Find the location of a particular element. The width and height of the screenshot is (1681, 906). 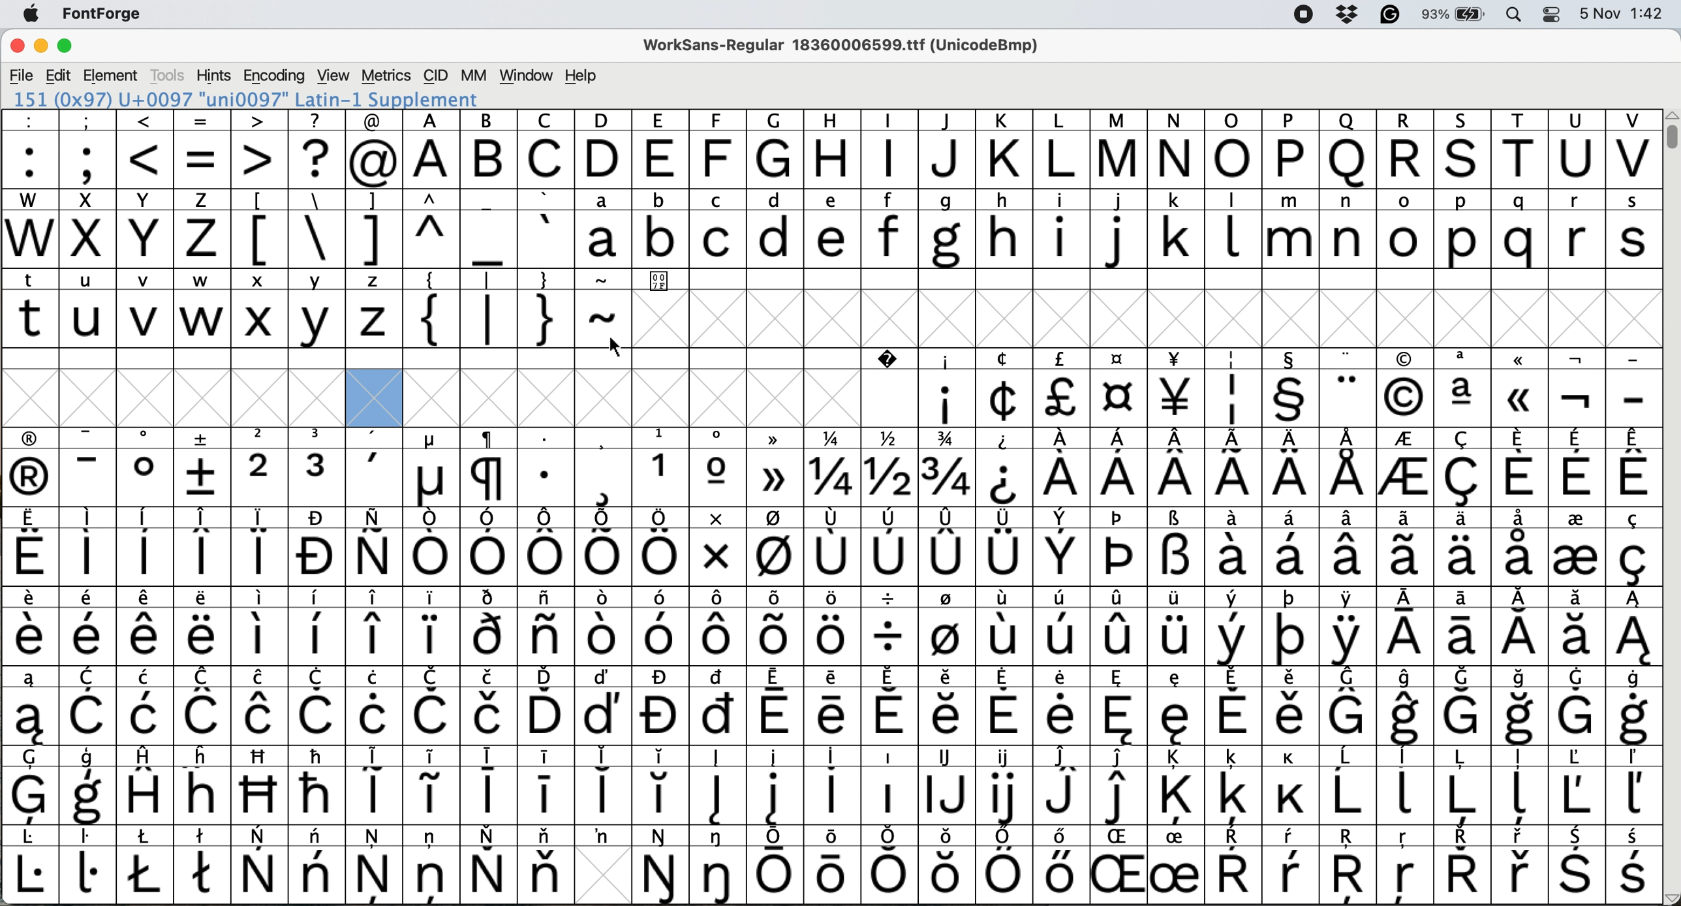

symbol is located at coordinates (318, 864).